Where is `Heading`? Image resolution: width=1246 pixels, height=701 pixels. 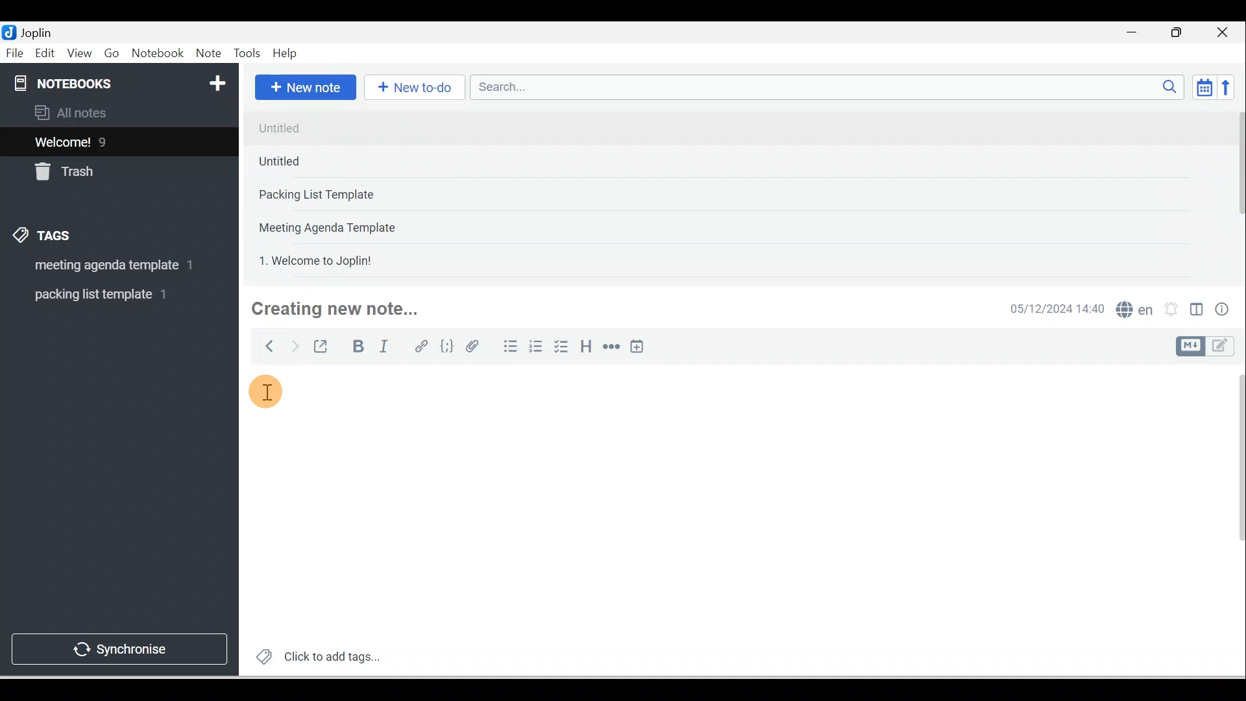
Heading is located at coordinates (585, 345).